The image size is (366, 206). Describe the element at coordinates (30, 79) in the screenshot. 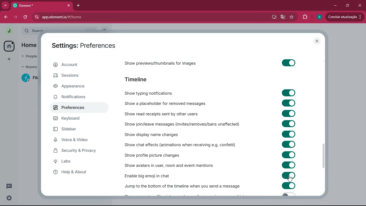

I see `f file` at that location.